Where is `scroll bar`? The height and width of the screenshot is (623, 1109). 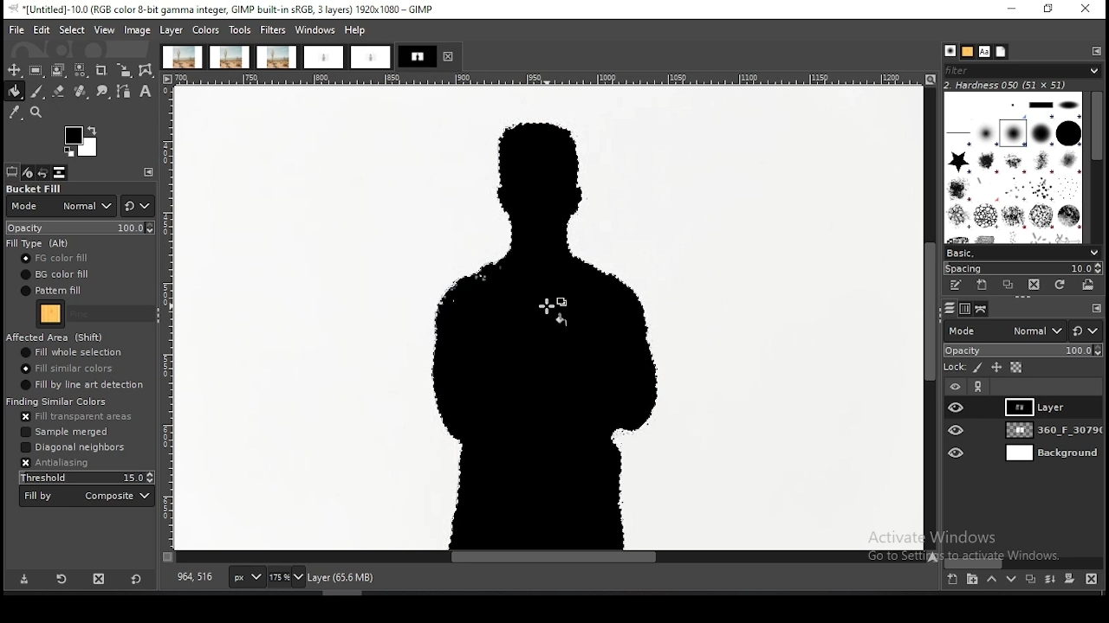 scroll bar is located at coordinates (1024, 562).